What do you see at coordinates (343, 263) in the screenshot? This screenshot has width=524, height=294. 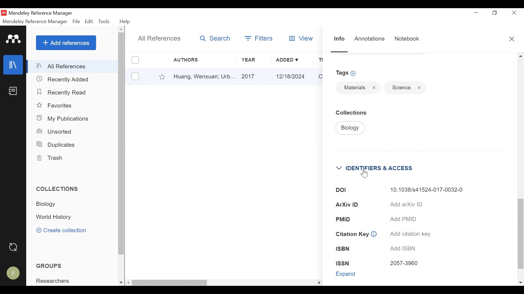 I see `ISSN` at bounding box center [343, 263].